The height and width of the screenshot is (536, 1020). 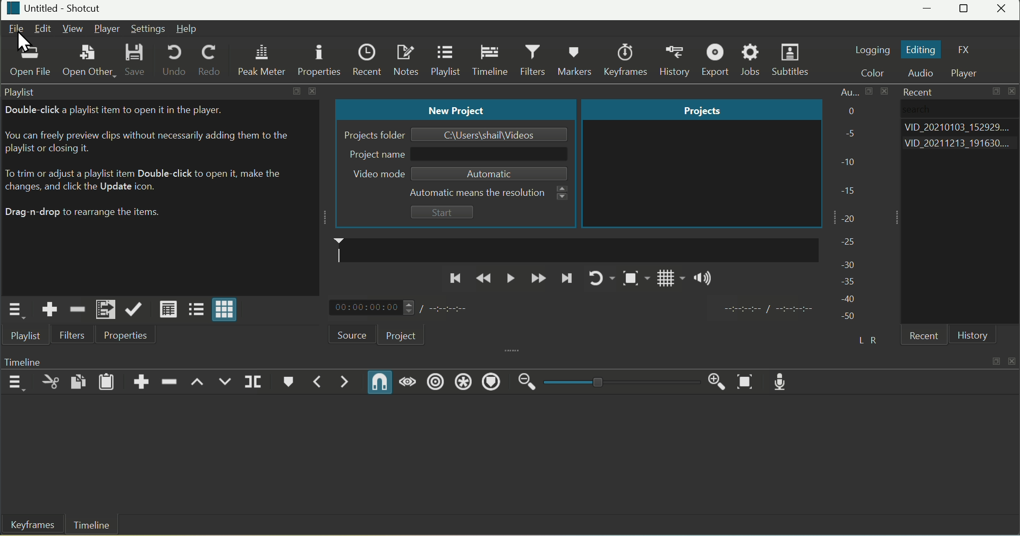 What do you see at coordinates (960, 145) in the screenshot?
I see `Videos list` at bounding box center [960, 145].